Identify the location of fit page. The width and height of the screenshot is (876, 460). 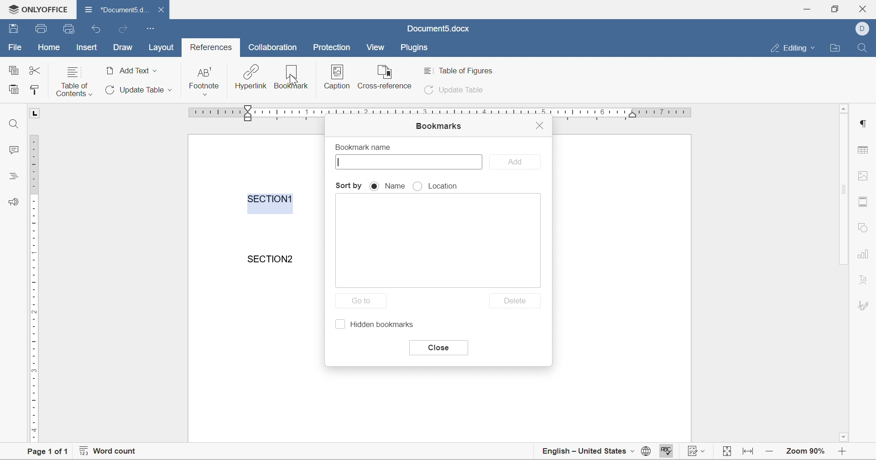
(728, 452).